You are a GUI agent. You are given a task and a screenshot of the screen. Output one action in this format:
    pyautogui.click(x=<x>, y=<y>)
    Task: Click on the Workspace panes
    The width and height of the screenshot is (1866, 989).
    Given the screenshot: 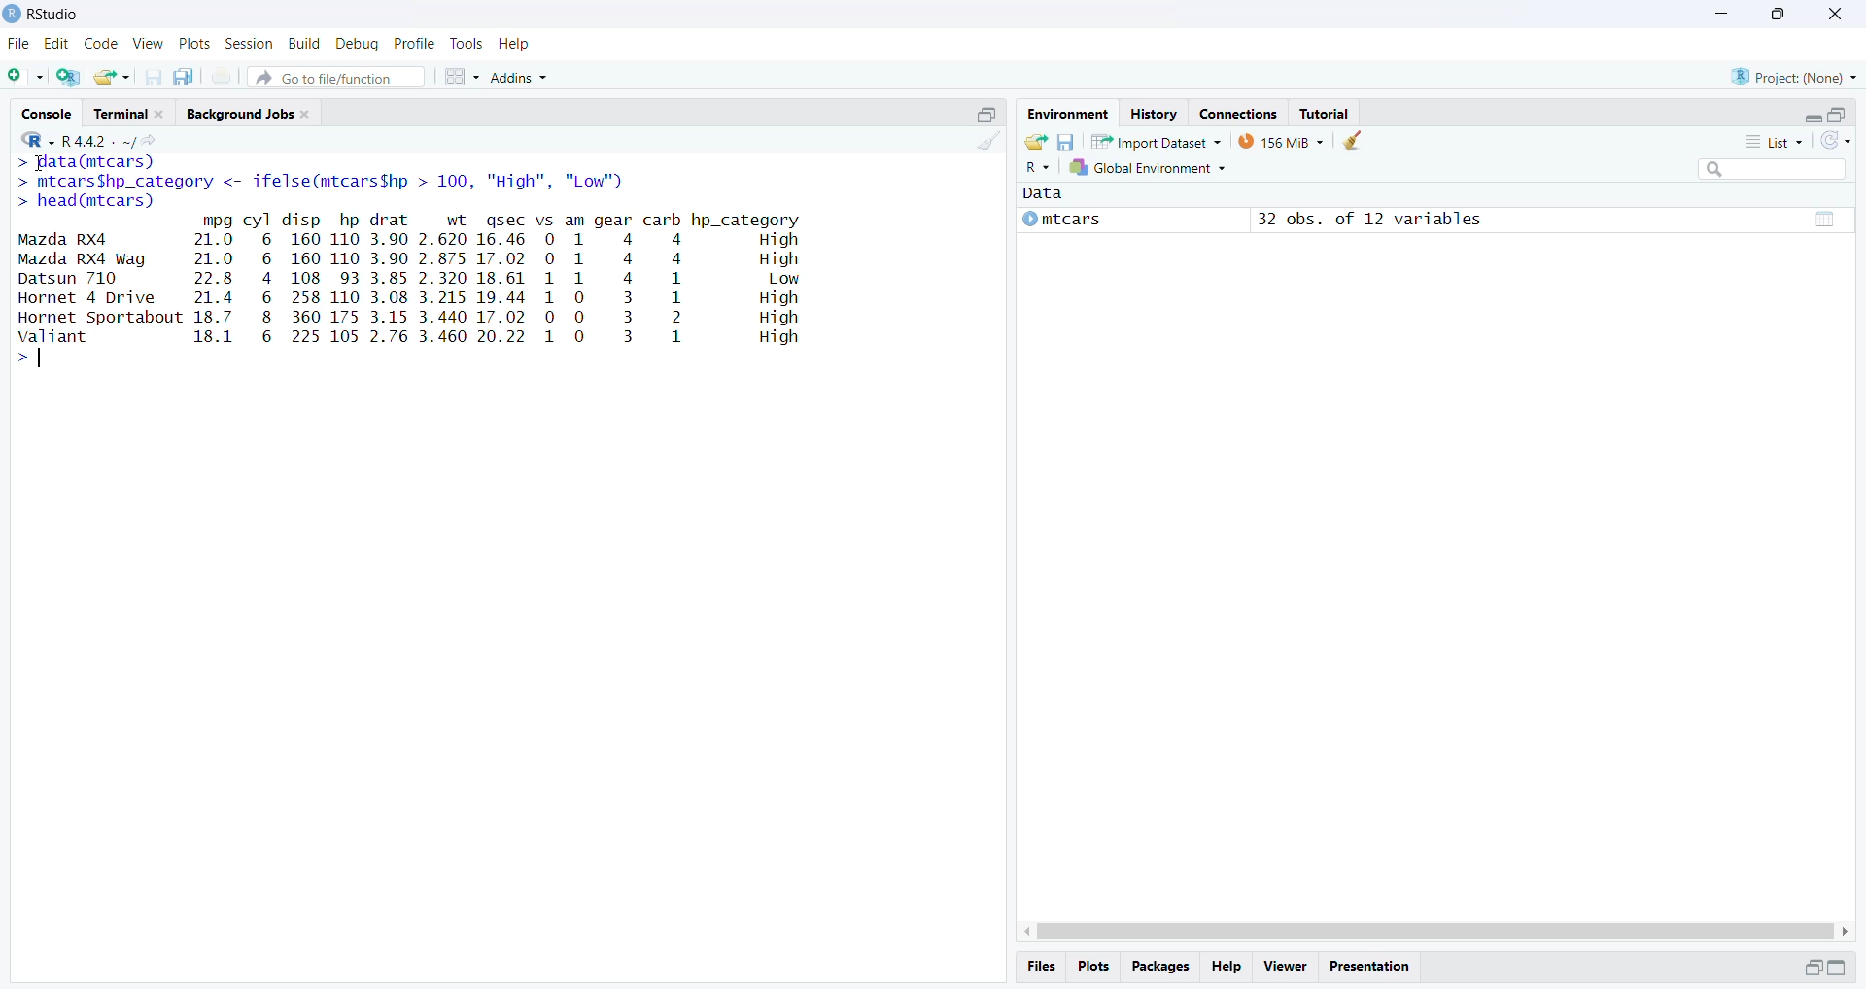 What is the action you would take?
    pyautogui.click(x=461, y=76)
    